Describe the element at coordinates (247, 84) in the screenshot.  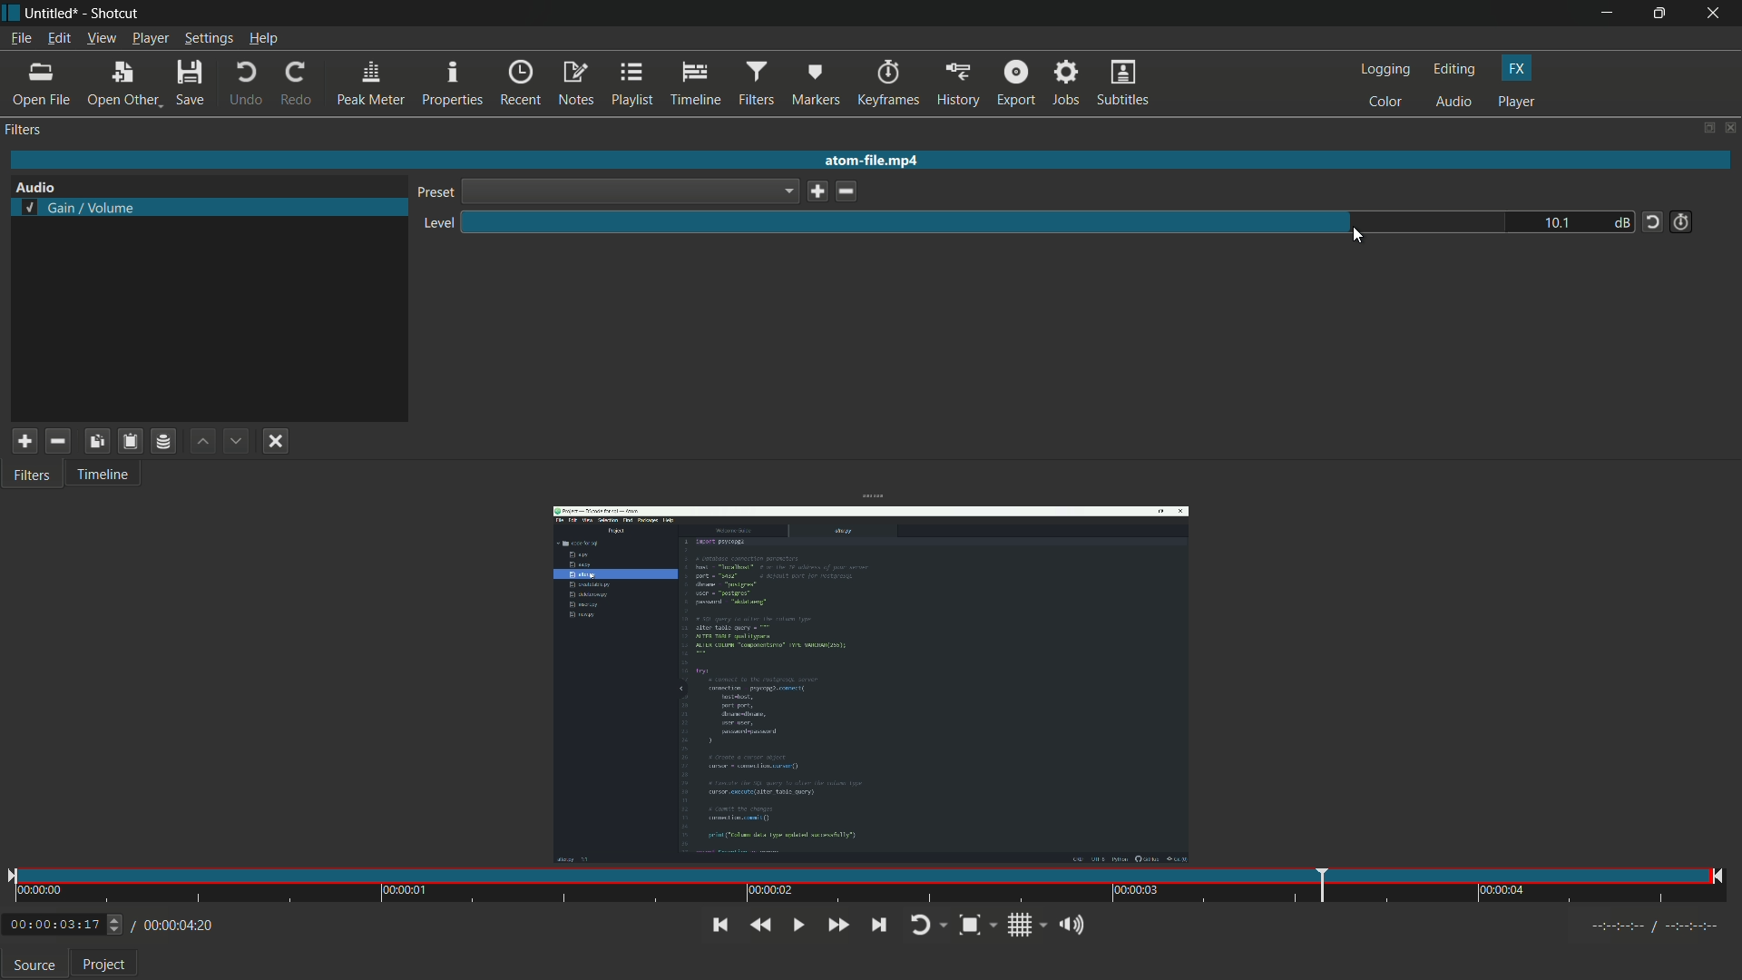
I see `undo` at that location.